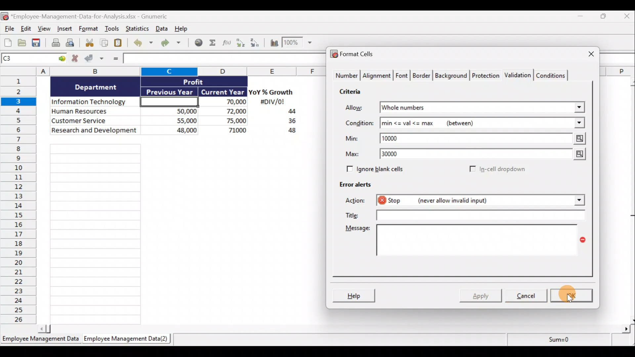  Describe the element at coordinates (254, 42) in the screenshot. I see `Sort descending` at that location.